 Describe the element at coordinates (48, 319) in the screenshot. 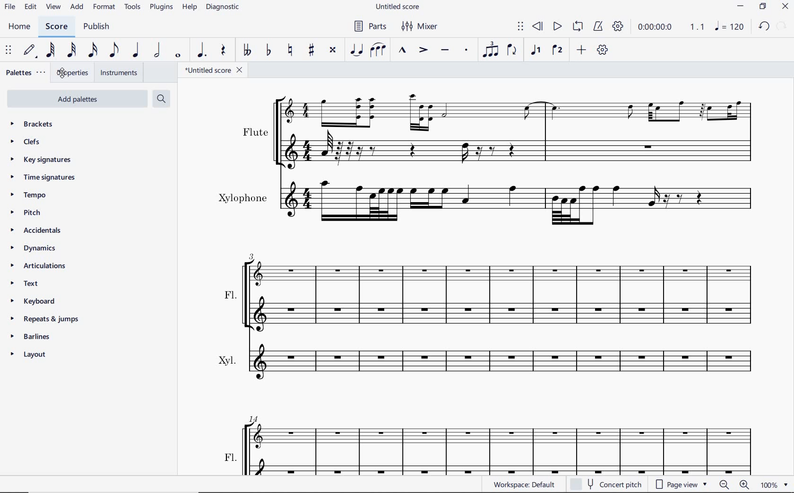

I see `repeats & jumps` at that location.